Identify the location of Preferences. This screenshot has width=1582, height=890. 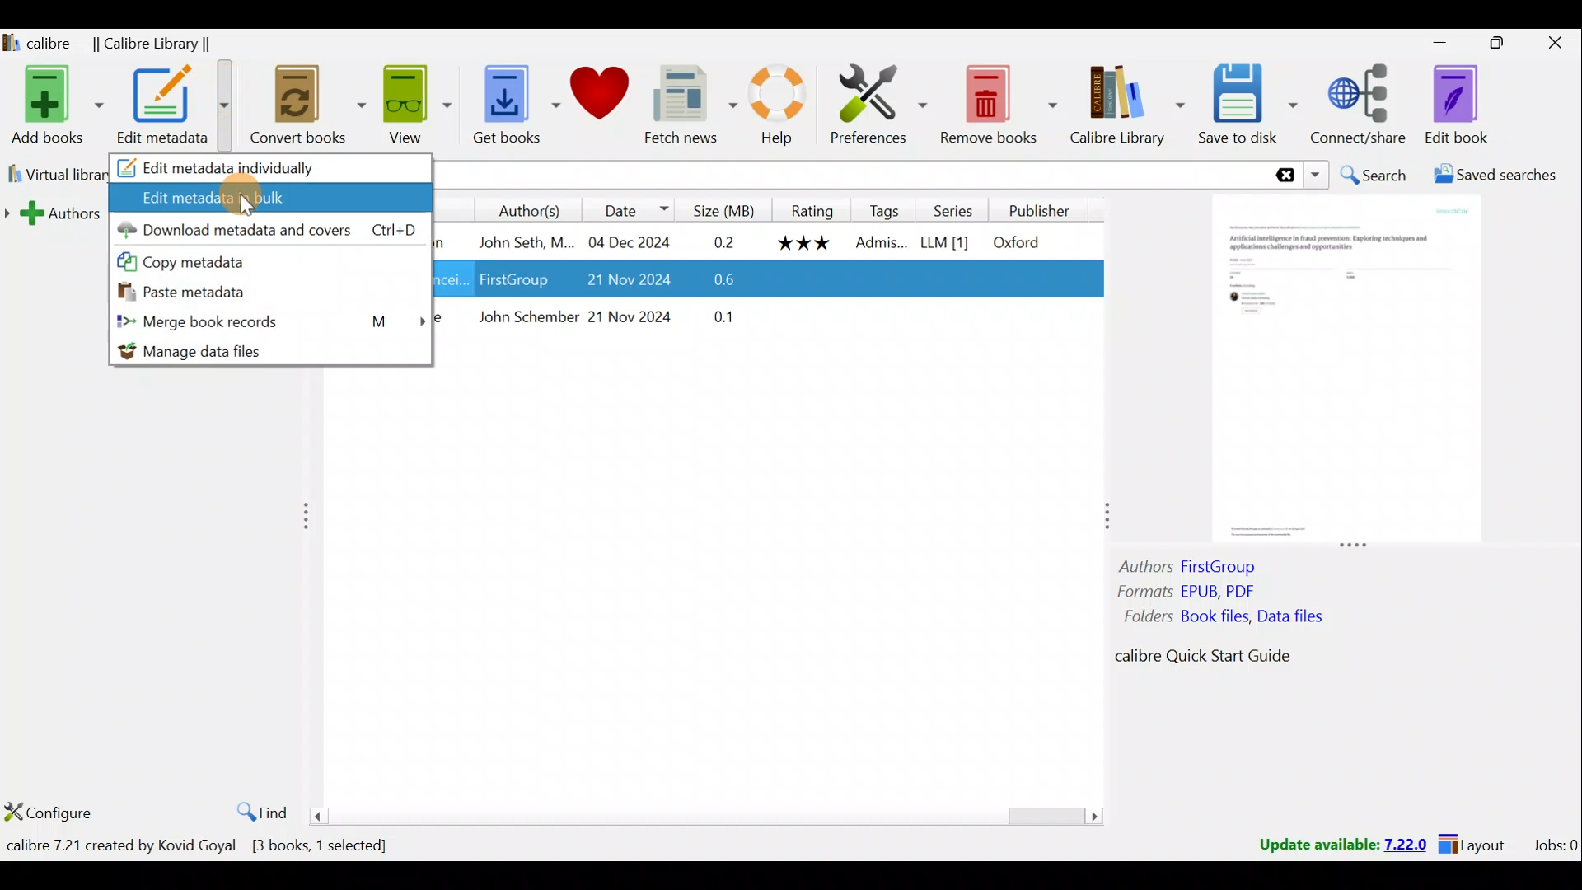
(872, 107).